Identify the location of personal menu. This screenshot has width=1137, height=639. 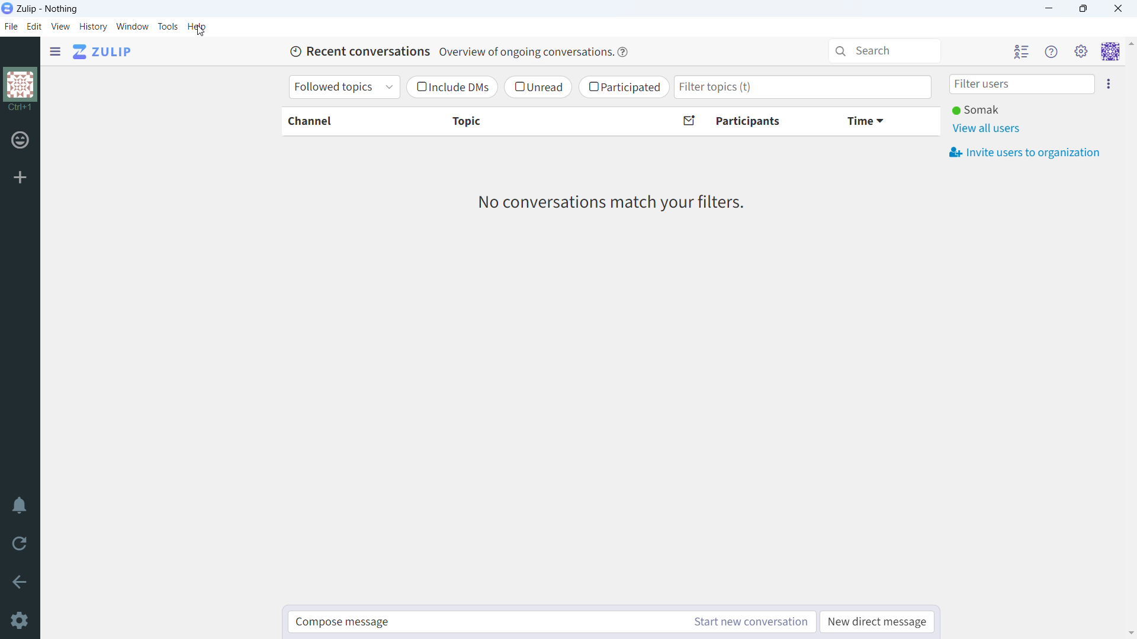
(1110, 51).